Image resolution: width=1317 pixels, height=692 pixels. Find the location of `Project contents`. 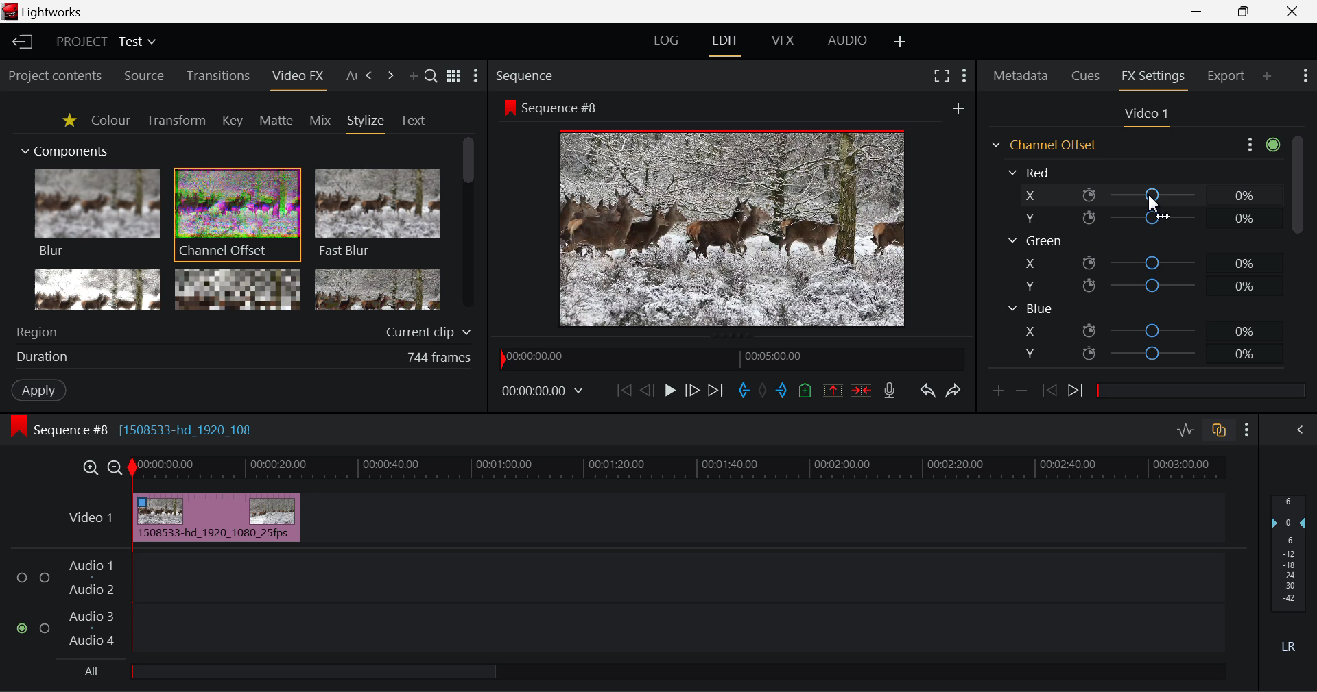

Project contents is located at coordinates (54, 77).